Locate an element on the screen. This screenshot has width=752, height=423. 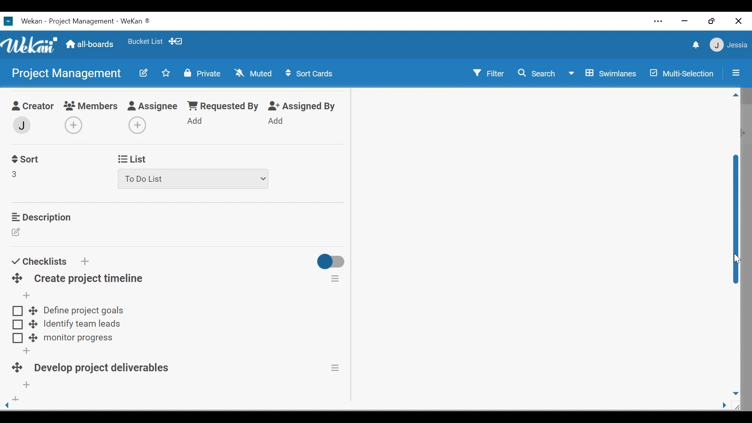
List is located at coordinates (131, 159).